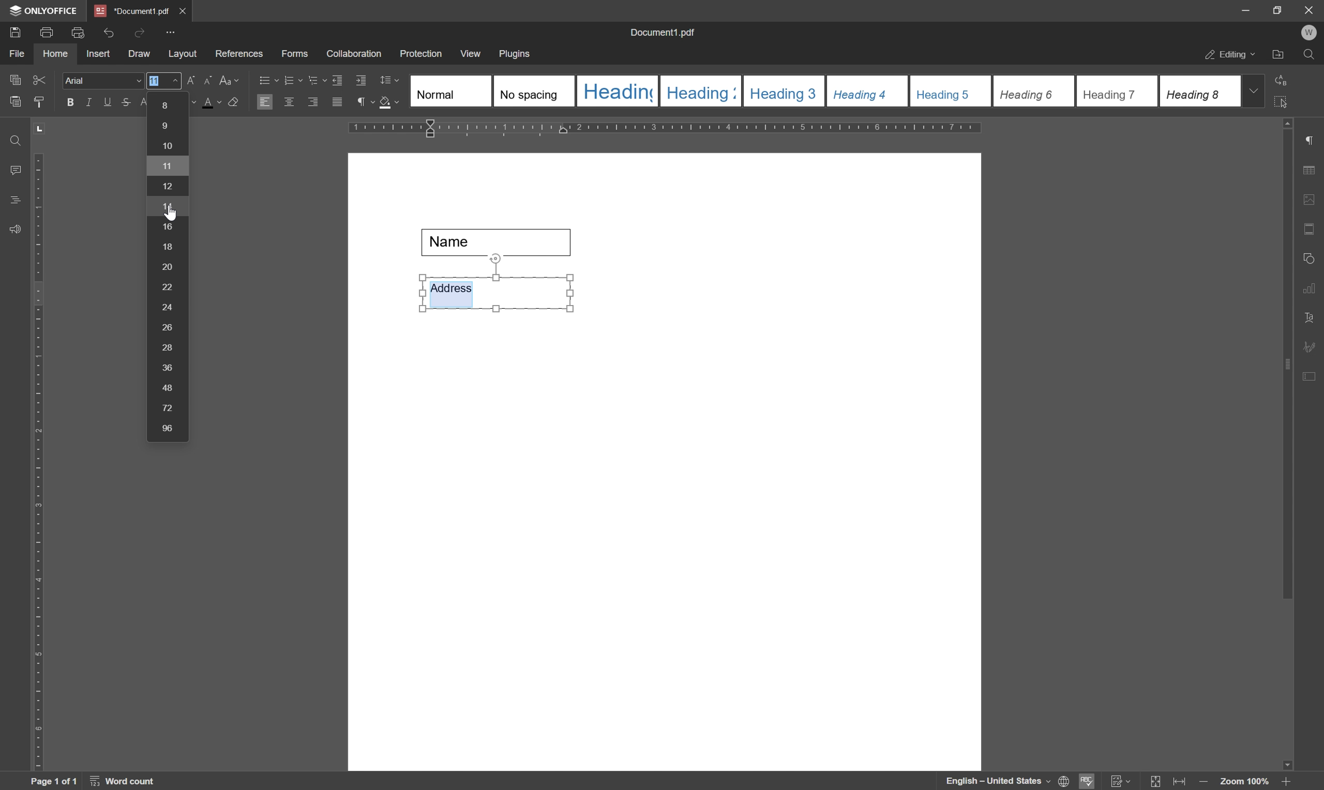 The height and width of the screenshot is (790, 1324). I want to click on text art settings, so click(1313, 318).